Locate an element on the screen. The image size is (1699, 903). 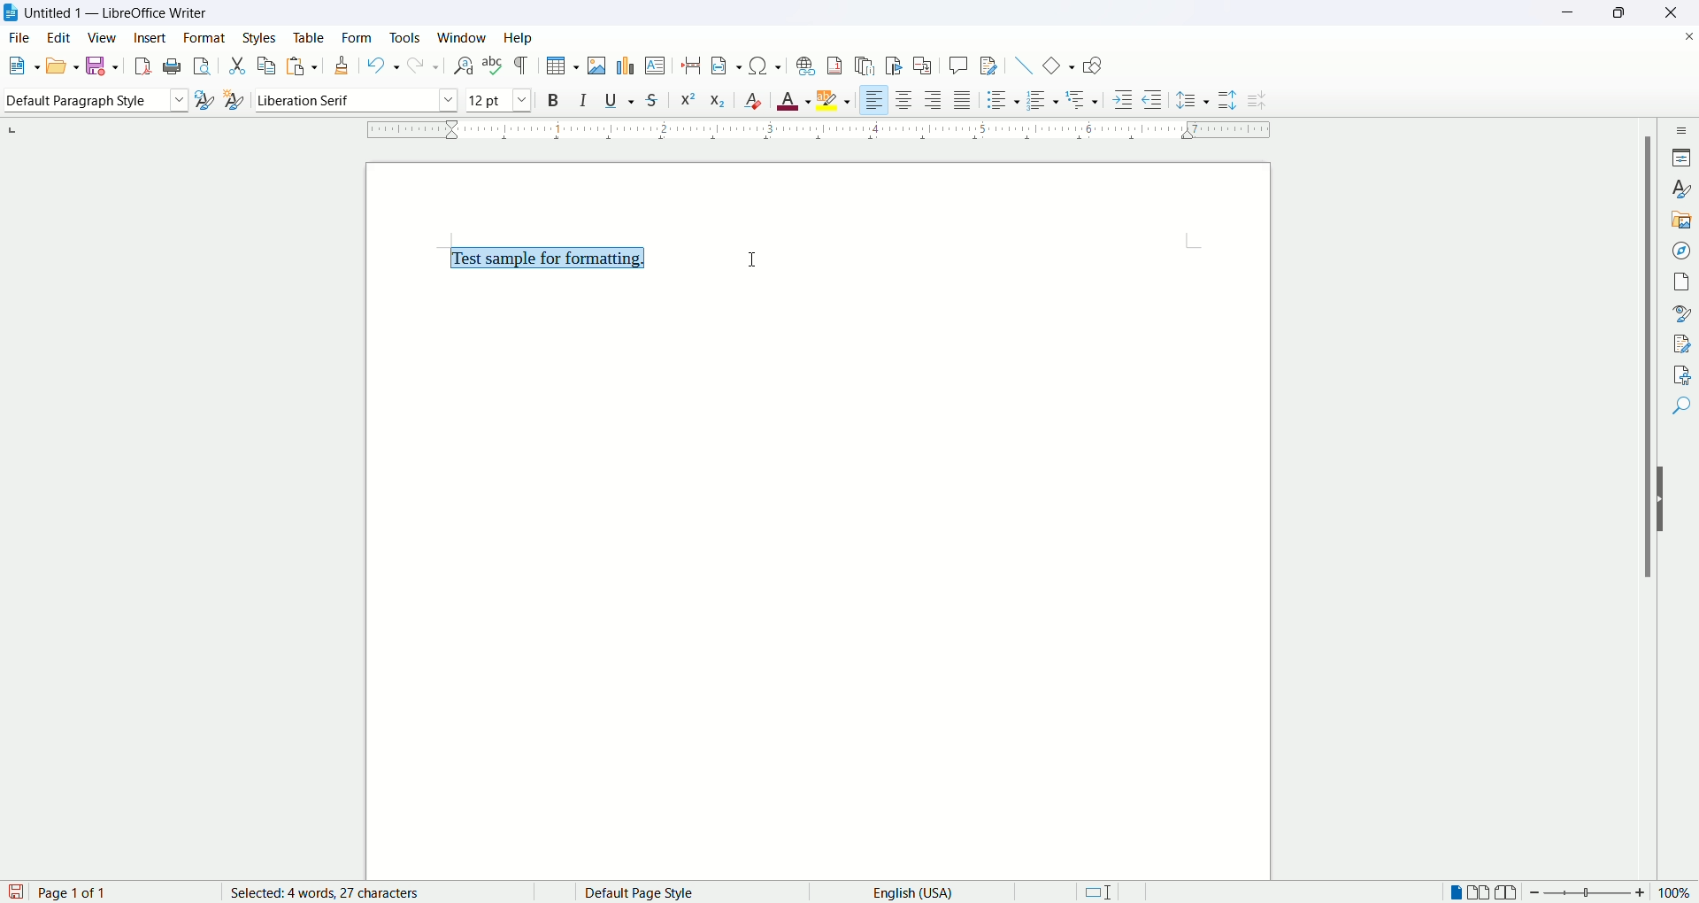
style inspector is located at coordinates (1681, 313).